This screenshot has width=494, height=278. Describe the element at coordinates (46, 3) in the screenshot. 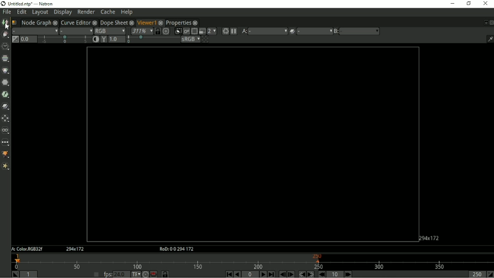

I see `title` at that location.